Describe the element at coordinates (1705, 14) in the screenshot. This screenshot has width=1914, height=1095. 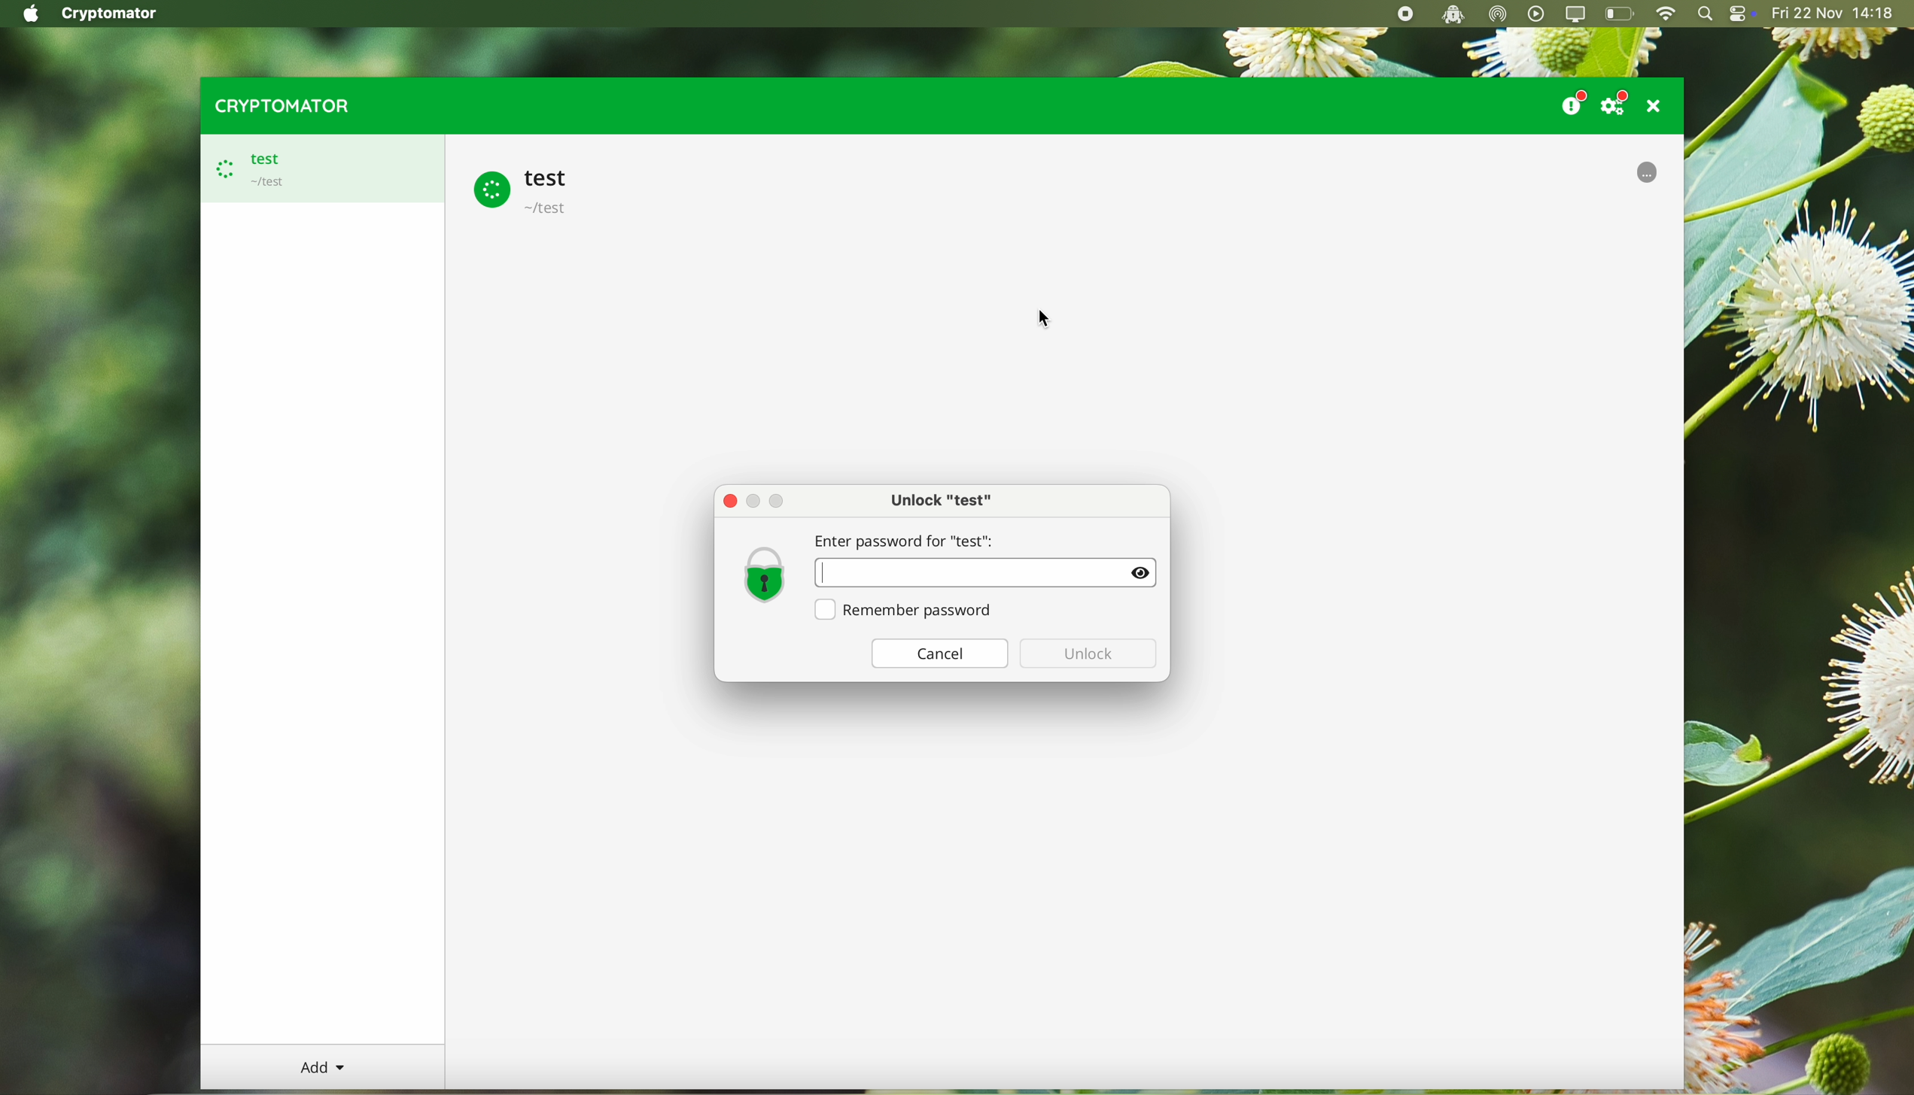
I see `spotlight search` at that location.